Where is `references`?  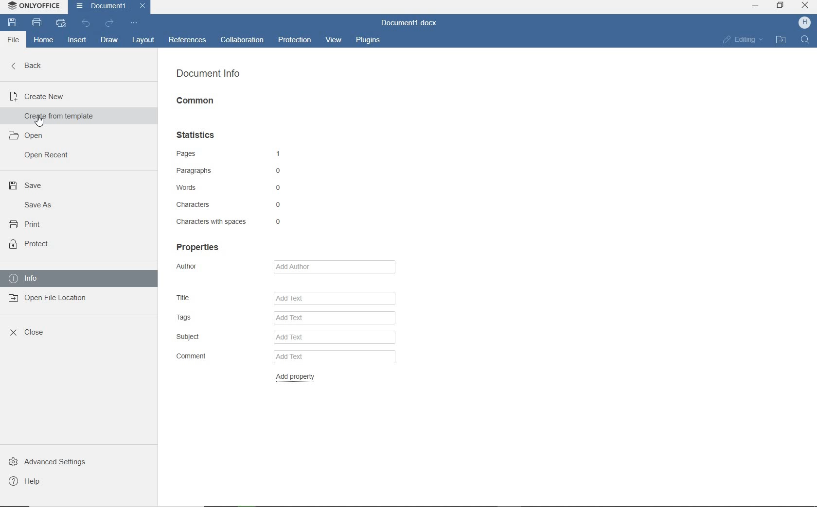
references is located at coordinates (189, 40).